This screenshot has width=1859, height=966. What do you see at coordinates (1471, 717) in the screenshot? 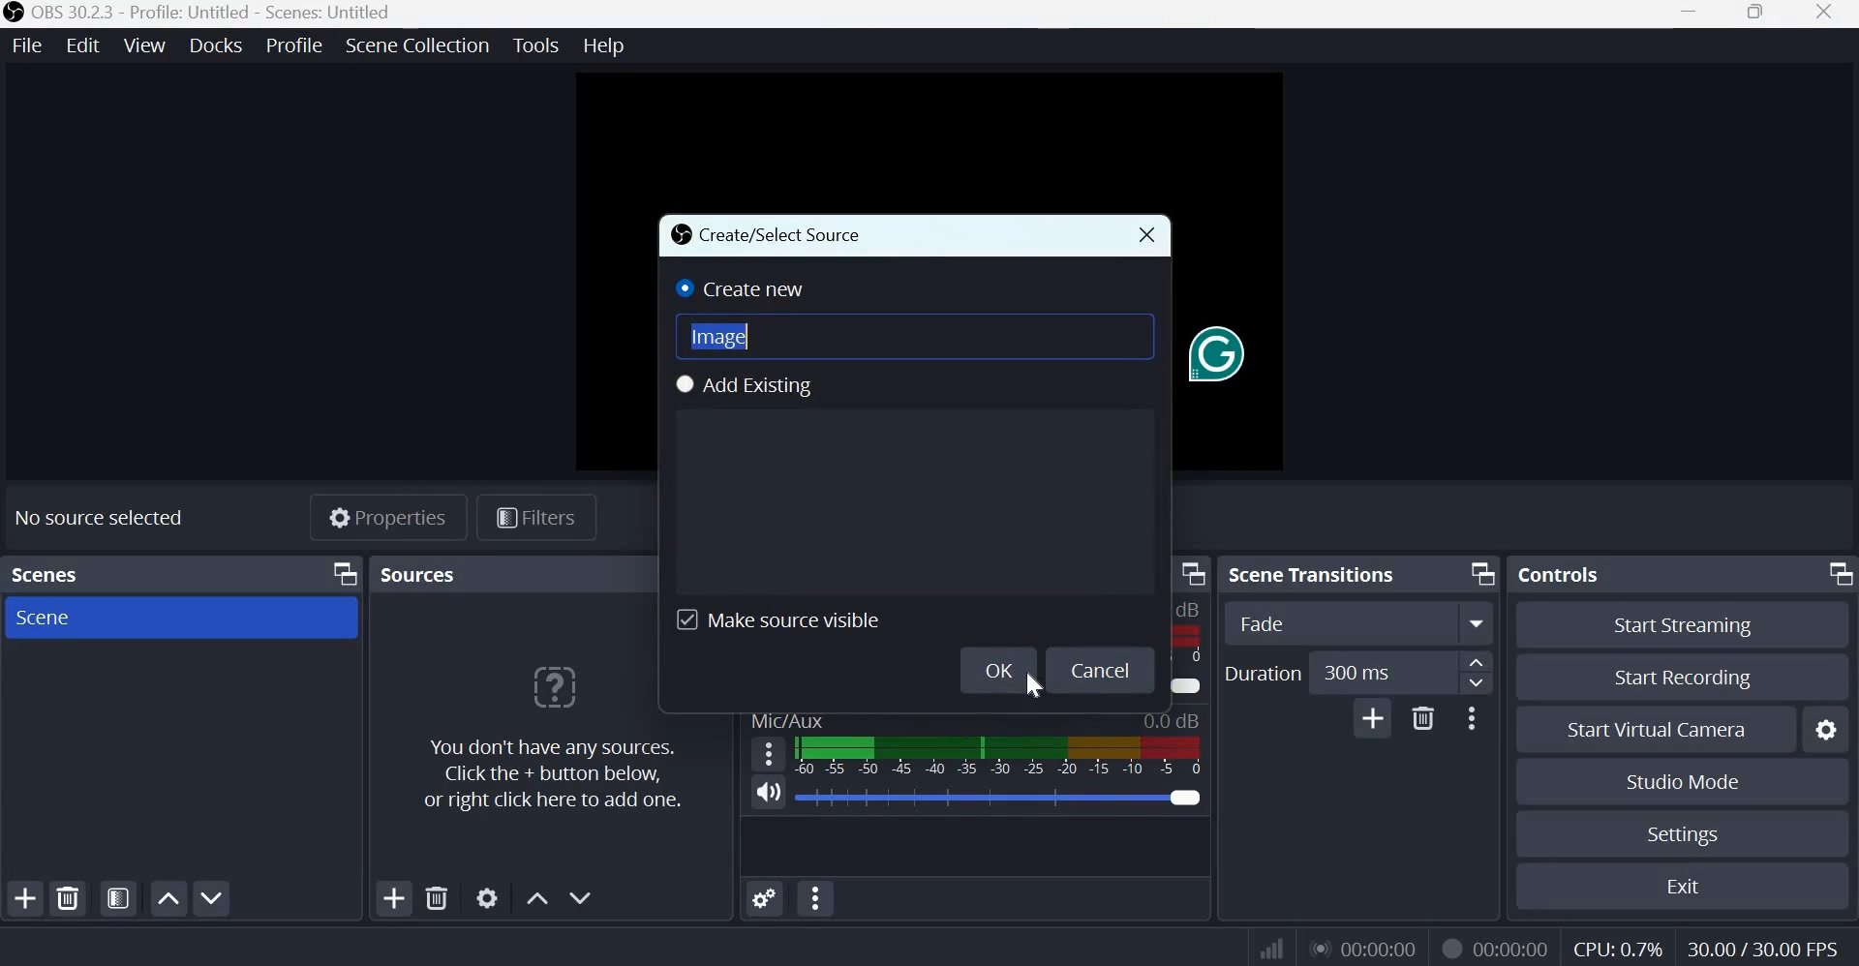
I see `More Options ` at bounding box center [1471, 717].